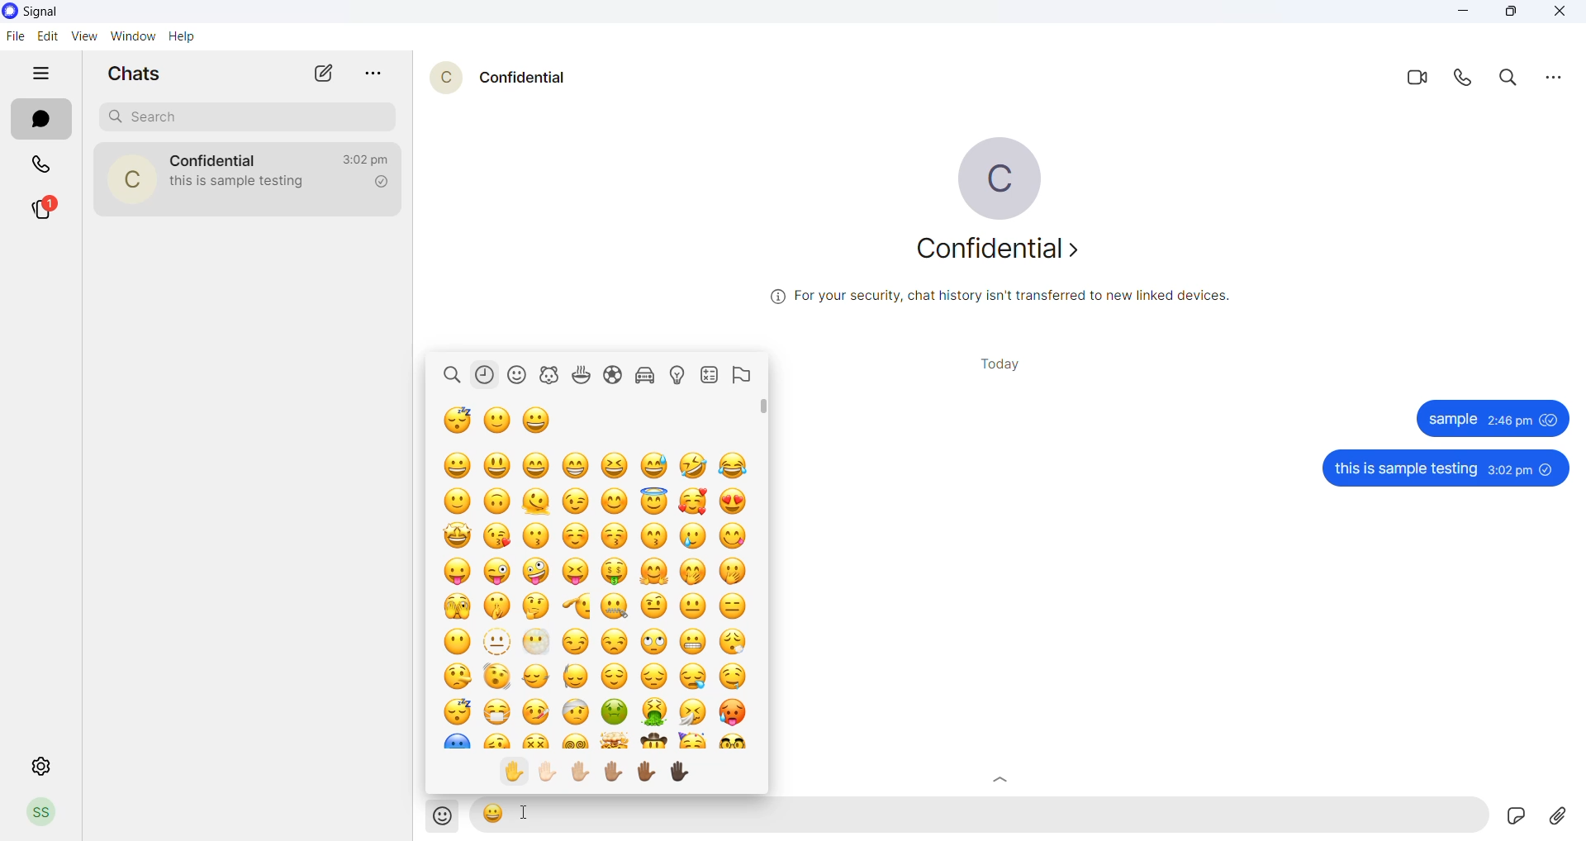 The height and width of the screenshot is (841, 1586). I want to click on help, so click(184, 37).